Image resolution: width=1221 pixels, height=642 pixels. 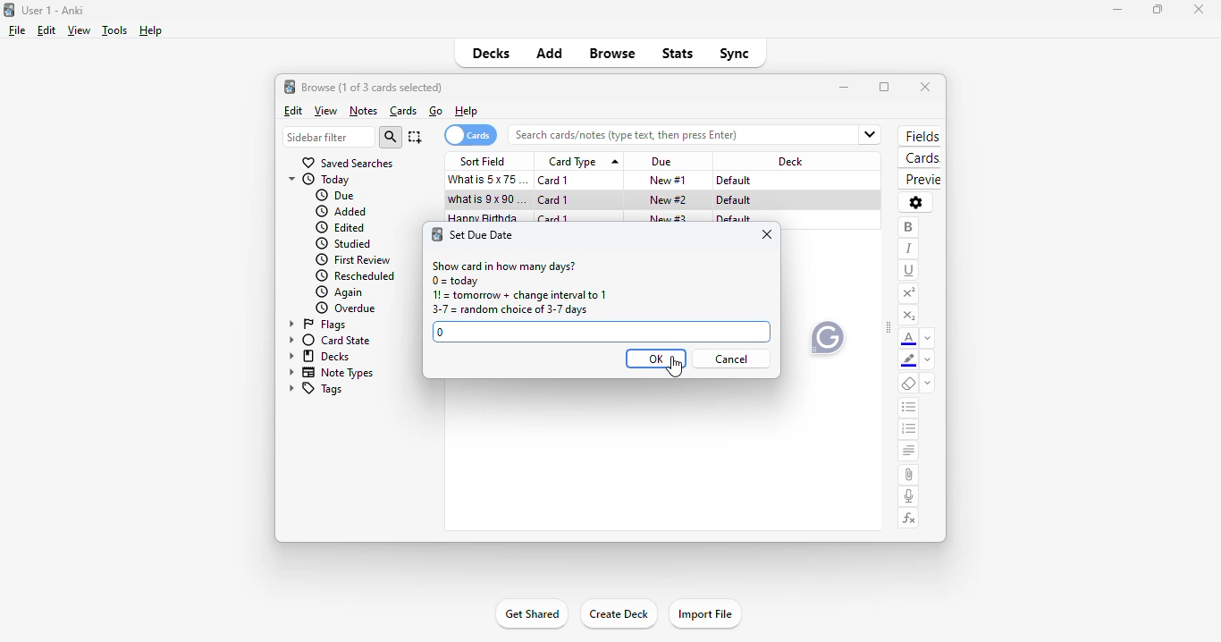 I want to click on toggle sidebar, so click(x=888, y=327).